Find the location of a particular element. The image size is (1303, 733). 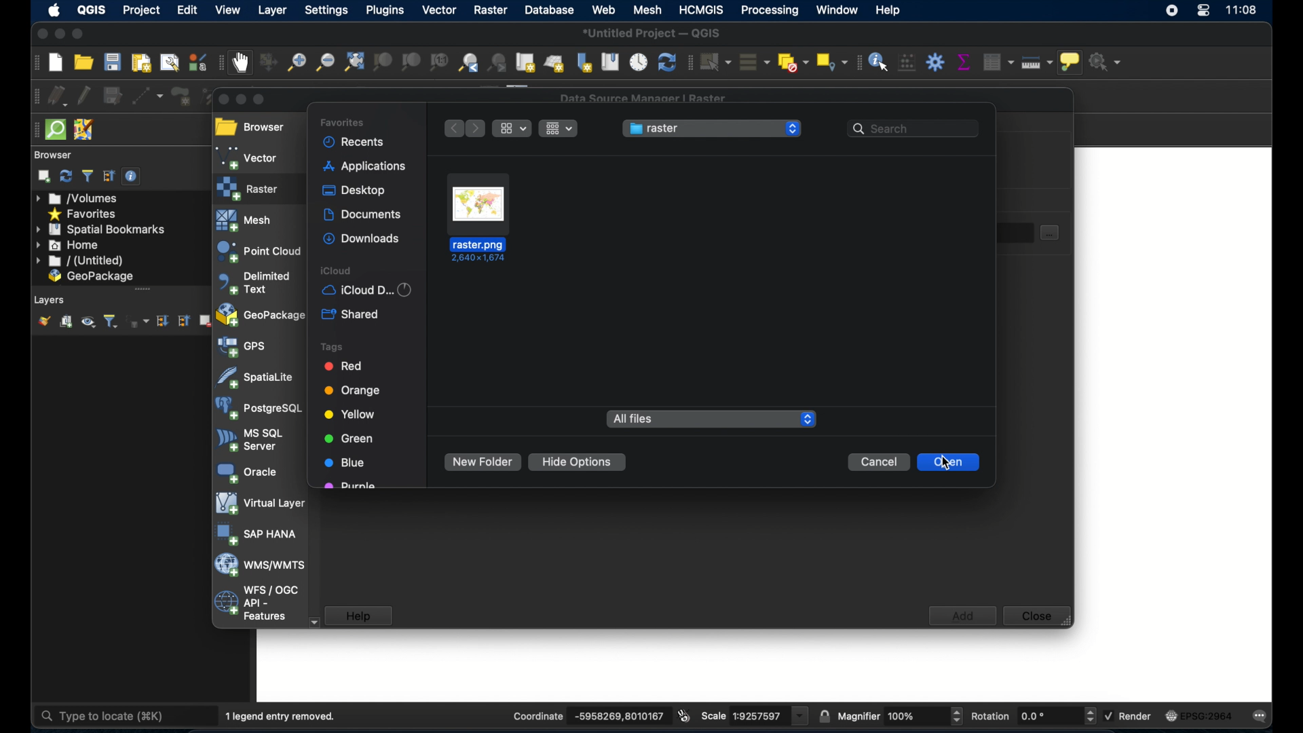

add selected layers is located at coordinates (44, 176).